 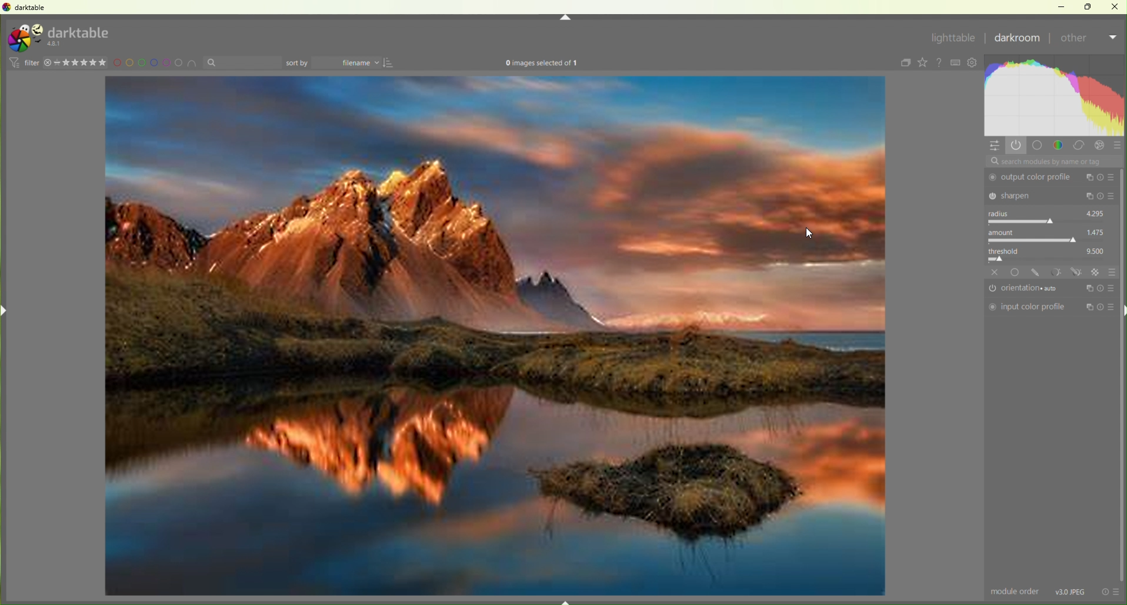 What do you see at coordinates (952, 40) in the screenshot?
I see `lighttable` at bounding box center [952, 40].